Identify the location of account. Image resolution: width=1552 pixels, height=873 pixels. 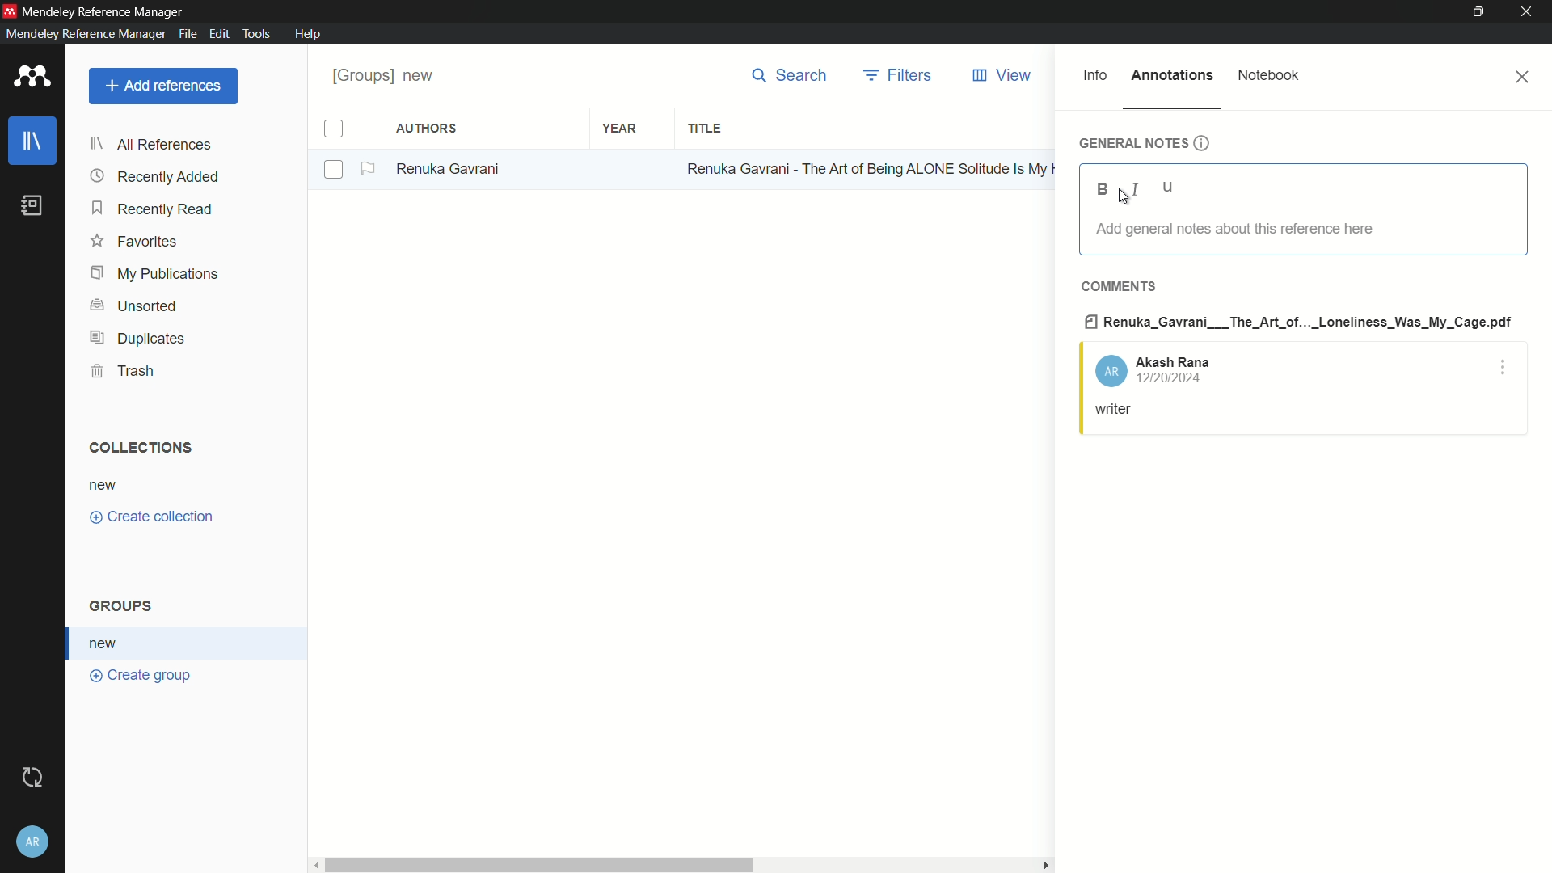
(1153, 369).